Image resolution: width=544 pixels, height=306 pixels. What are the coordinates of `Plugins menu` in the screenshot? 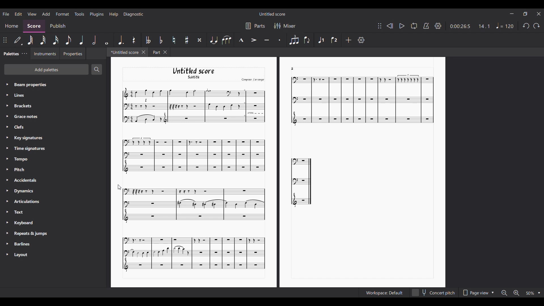 It's located at (97, 14).